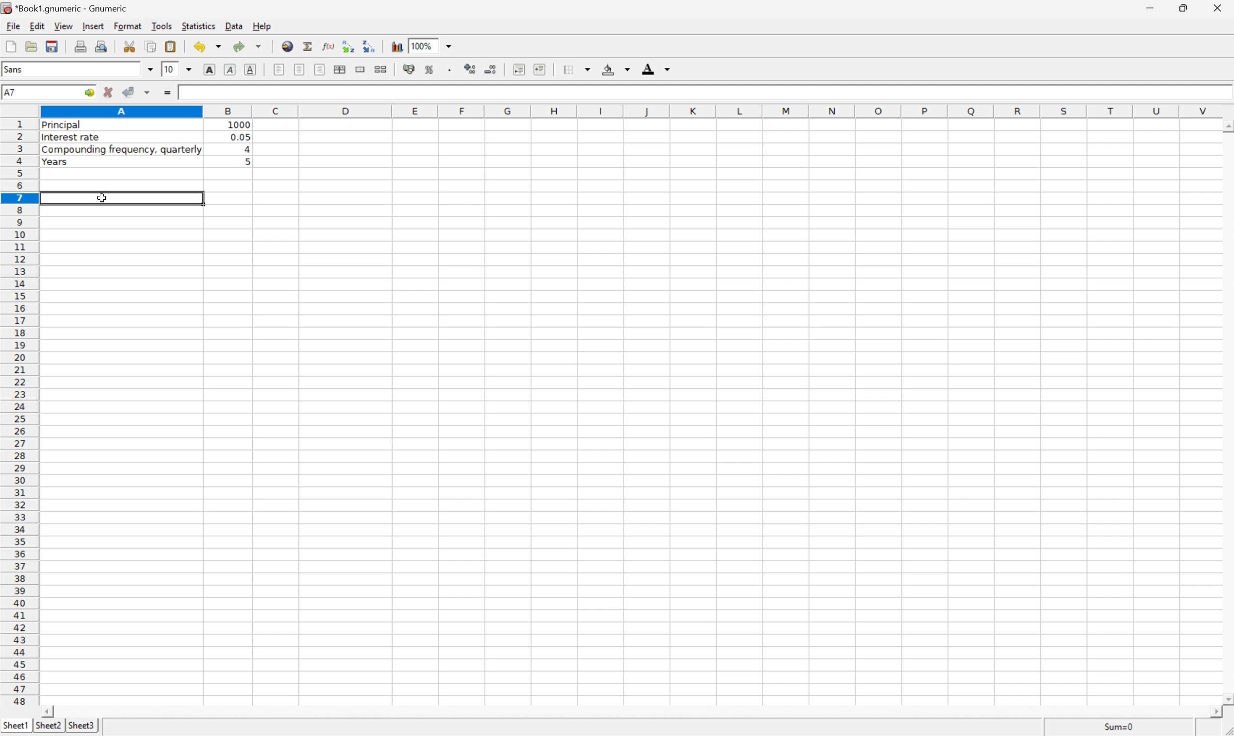 This screenshot has height=736, width=1234. I want to click on column number, so click(635, 111).